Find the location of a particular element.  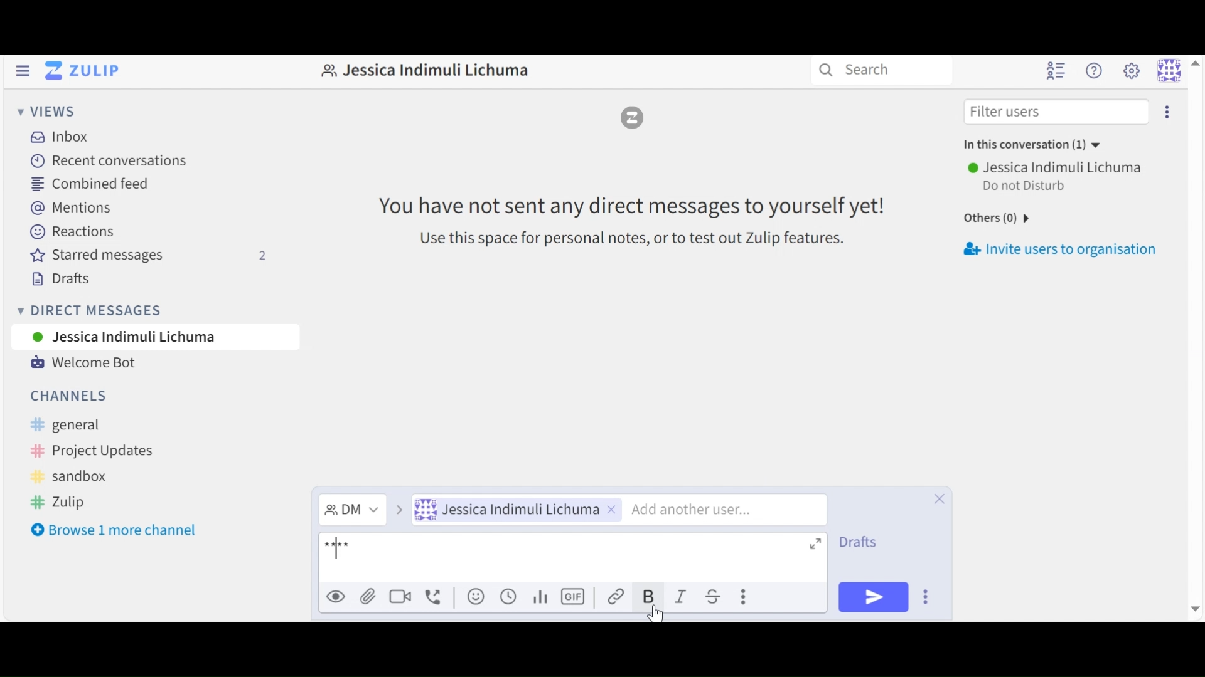

Drafts is located at coordinates (859, 543).